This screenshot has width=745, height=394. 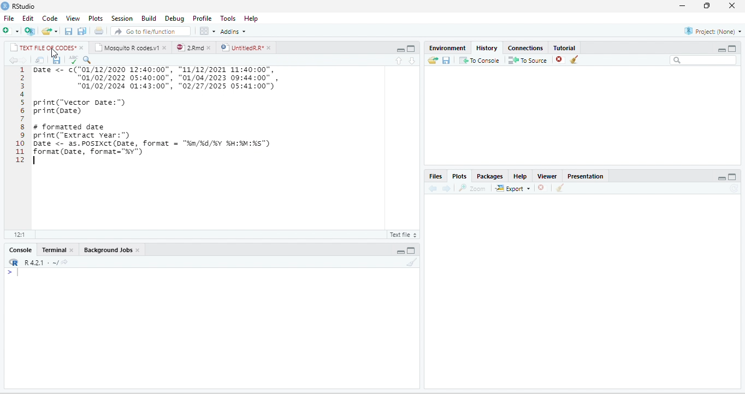 I want to click on maximize, so click(x=732, y=177).